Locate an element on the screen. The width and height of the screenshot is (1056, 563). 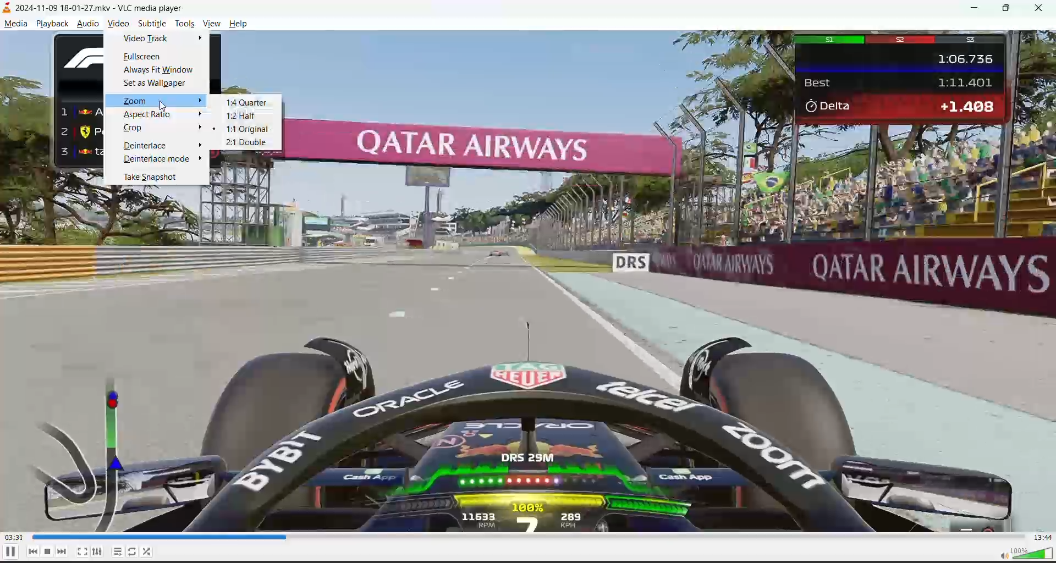
shuffle is located at coordinates (147, 552).